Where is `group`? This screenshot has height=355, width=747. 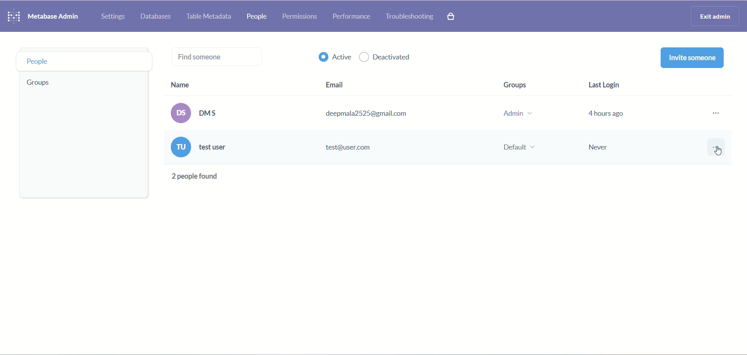
group is located at coordinates (37, 85).